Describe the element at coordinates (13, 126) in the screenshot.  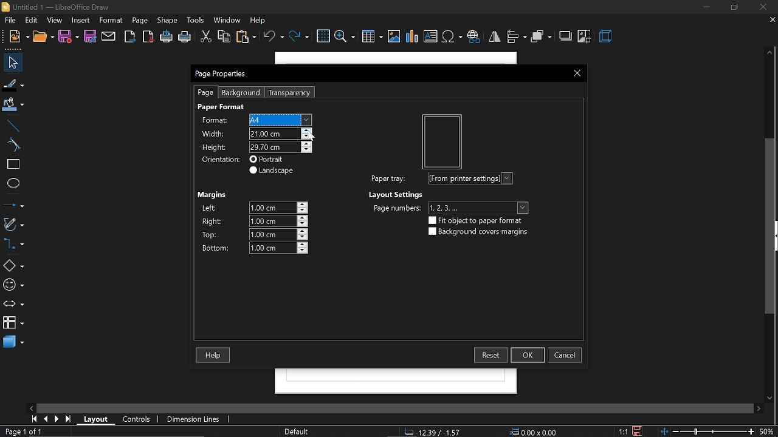
I see `line` at that location.